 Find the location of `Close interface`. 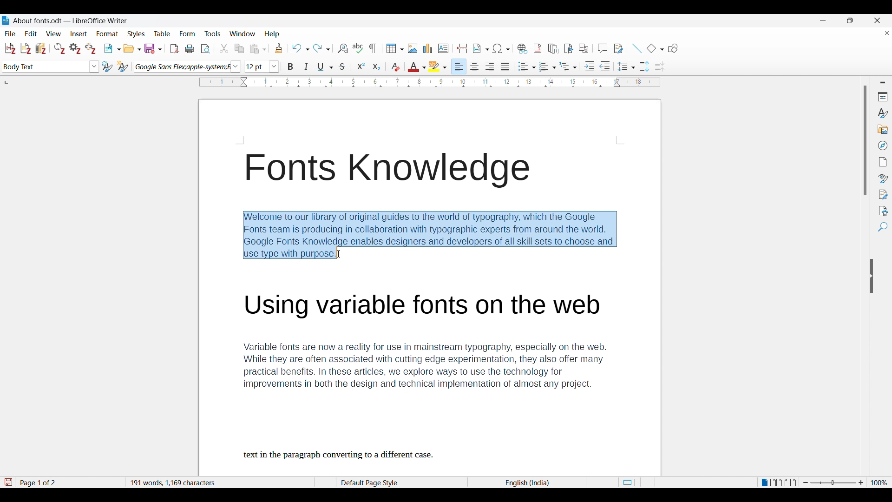

Close interface is located at coordinates (877, 20).